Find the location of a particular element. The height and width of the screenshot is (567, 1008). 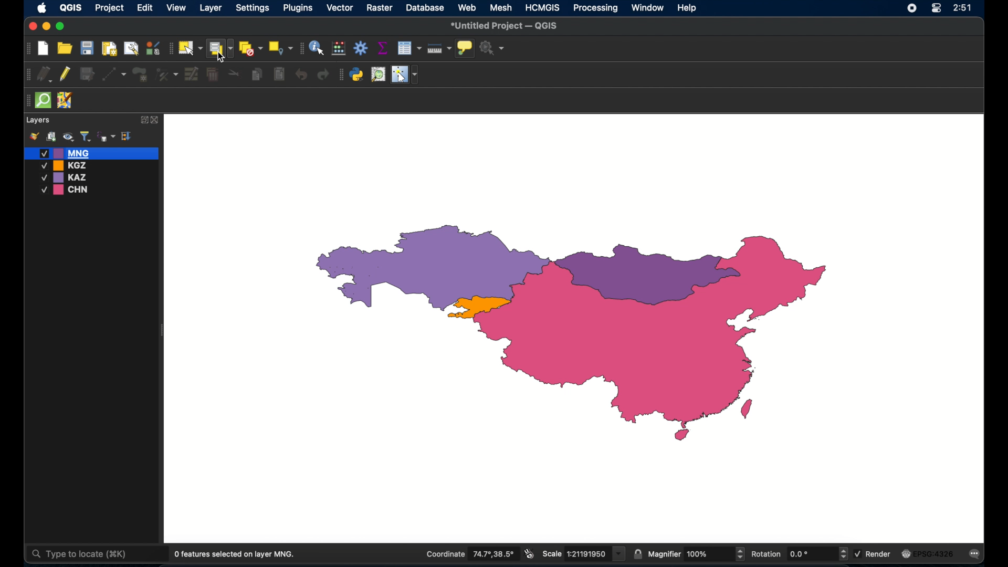

MNG is located at coordinates (92, 153).